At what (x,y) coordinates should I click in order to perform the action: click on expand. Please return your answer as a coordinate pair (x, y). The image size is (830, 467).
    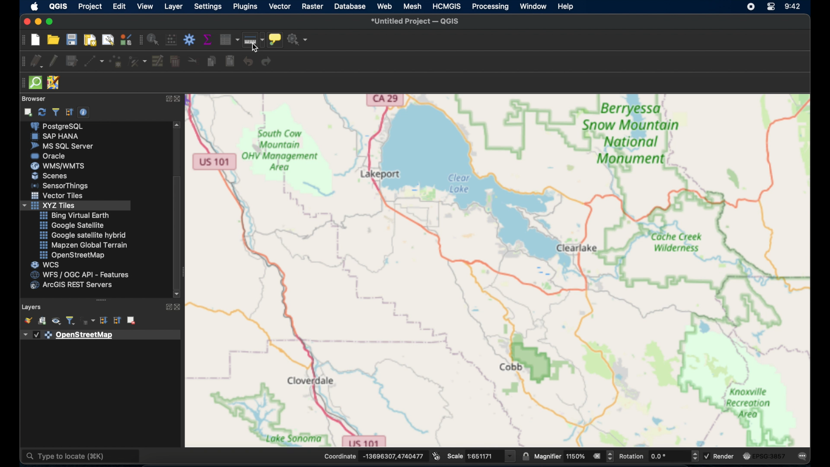
    Looking at the image, I should click on (167, 307).